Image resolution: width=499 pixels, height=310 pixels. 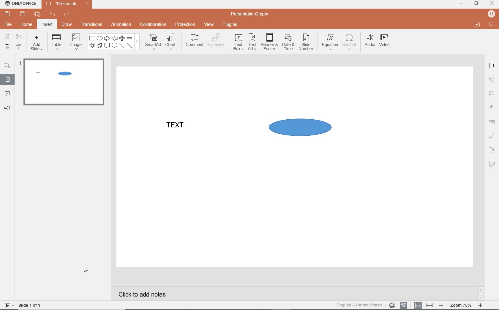 What do you see at coordinates (185, 24) in the screenshot?
I see `protection` at bounding box center [185, 24].